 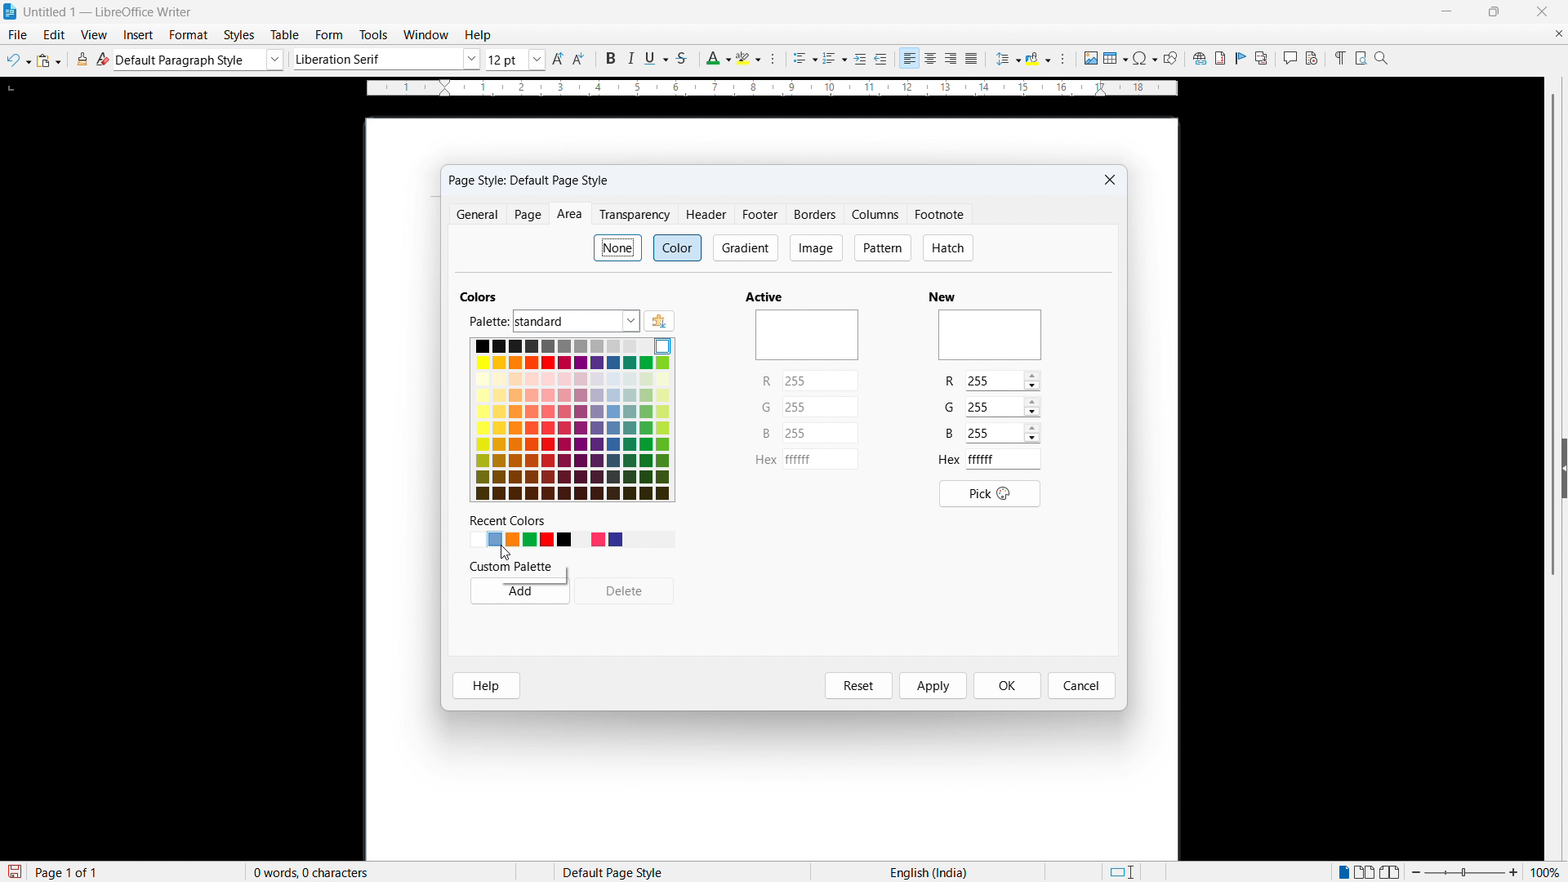 I want to click on Gradient , so click(x=746, y=247).